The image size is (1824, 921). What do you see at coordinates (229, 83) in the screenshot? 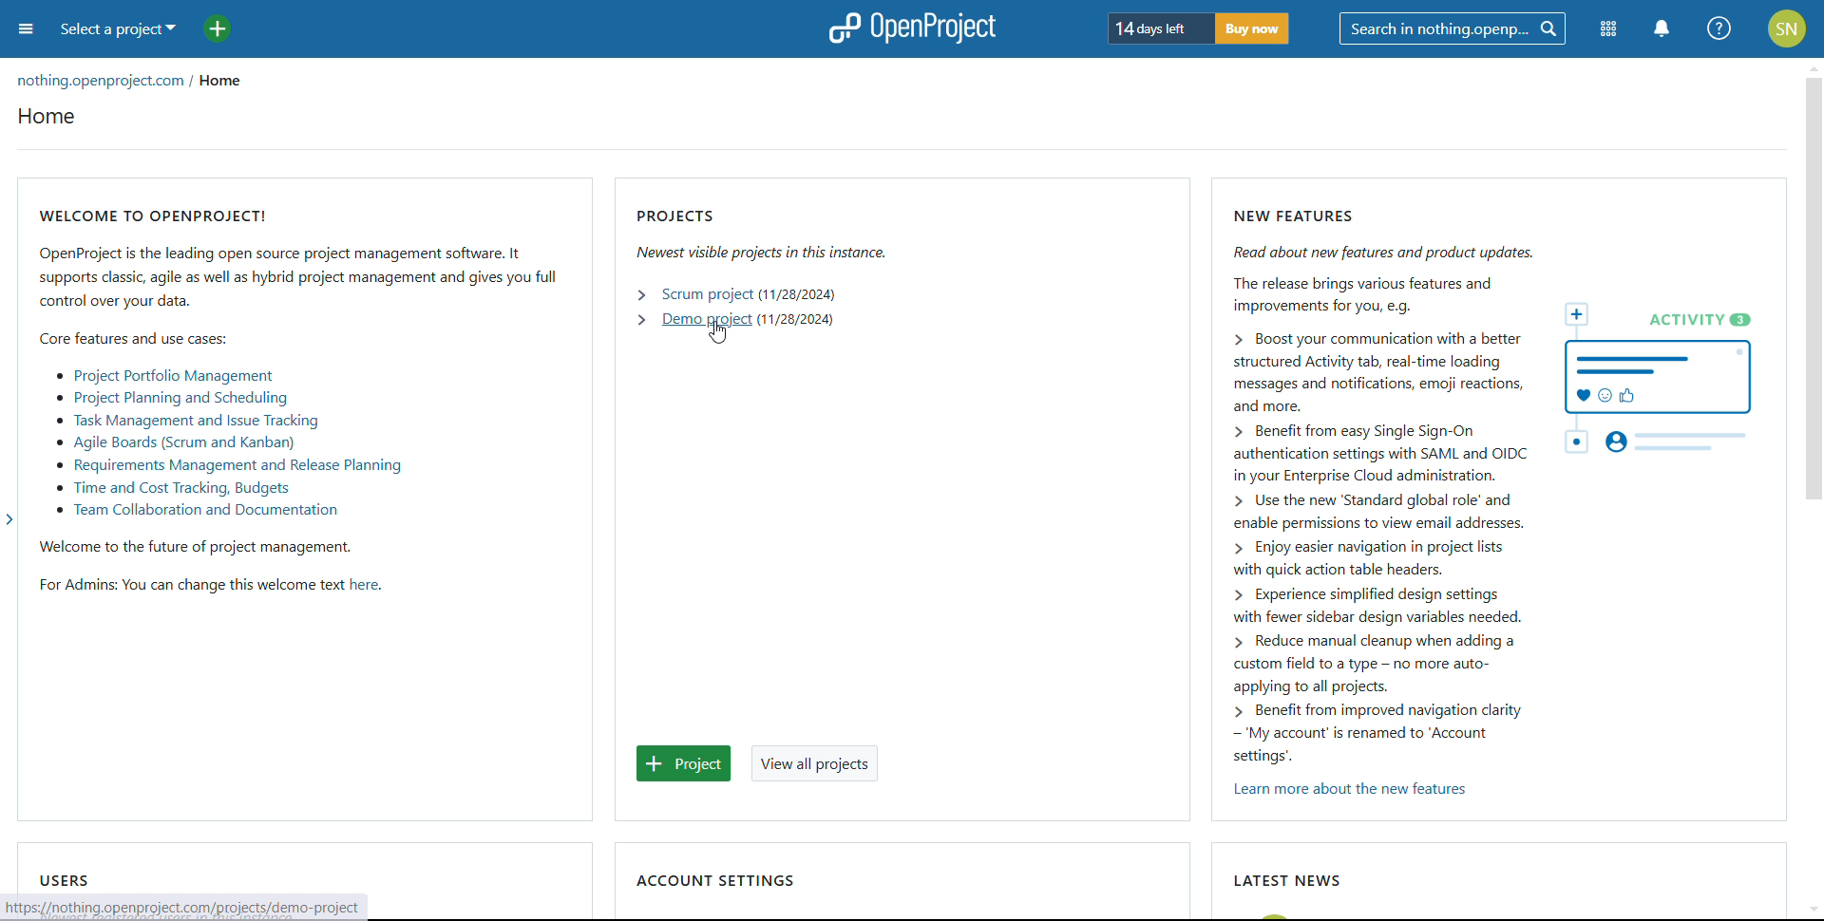
I see `home` at bounding box center [229, 83].